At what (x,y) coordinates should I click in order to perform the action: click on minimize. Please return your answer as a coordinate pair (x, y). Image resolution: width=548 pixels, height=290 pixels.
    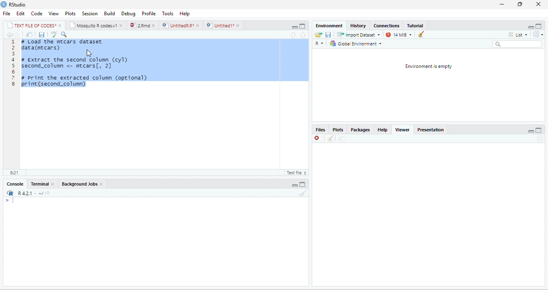
    Looking at the image, I should click on (502, 5).